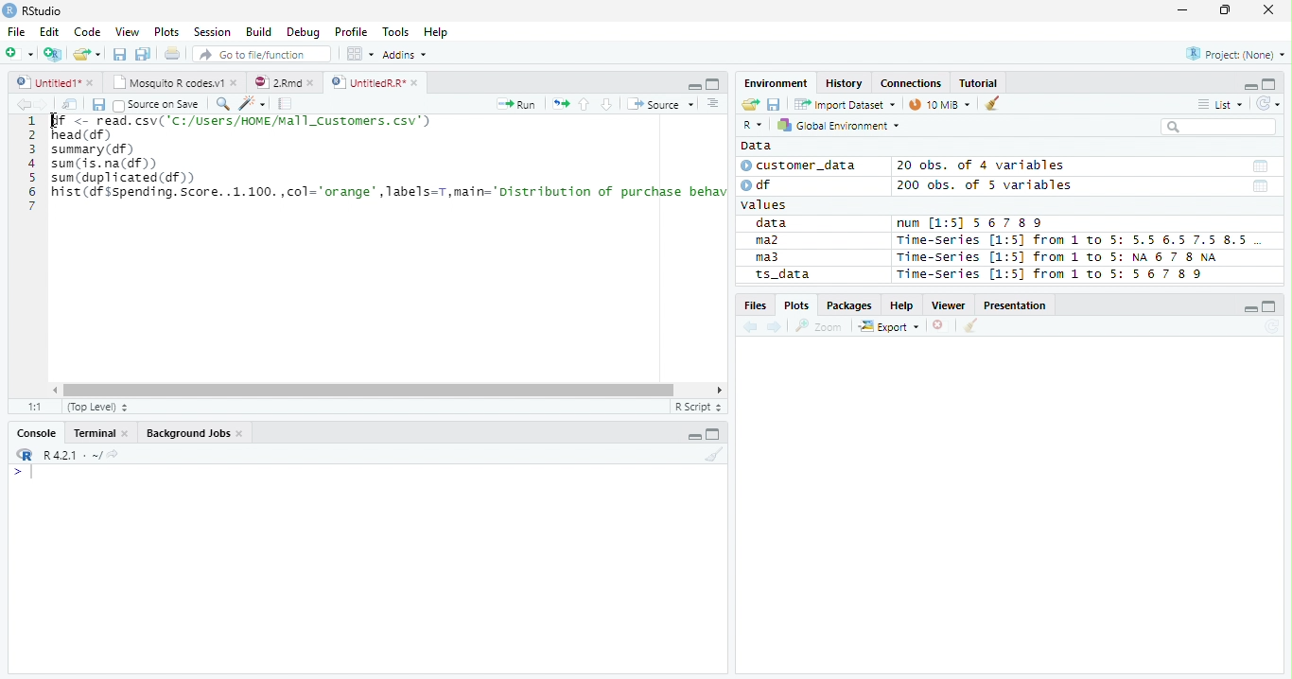 Image resolution: width=1292 pixels, height=679 pixels. I want to click on Search, so click(1216, 127).